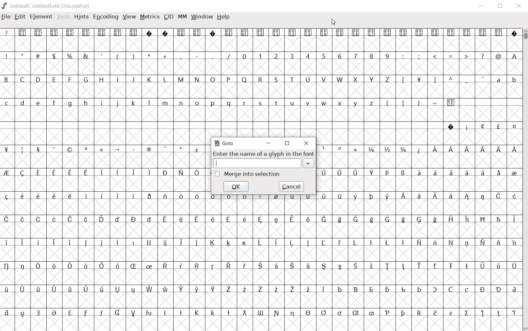  I want to click on z, so click(372, 102).